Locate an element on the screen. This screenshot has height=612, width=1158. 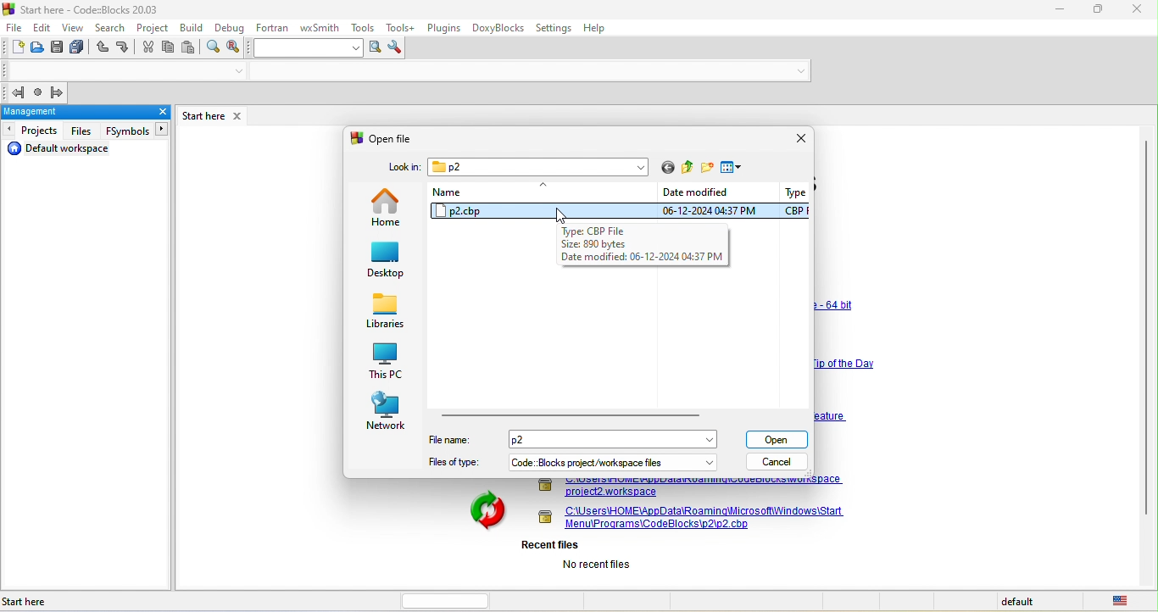
minimize is located at coordinates (1050, 9).